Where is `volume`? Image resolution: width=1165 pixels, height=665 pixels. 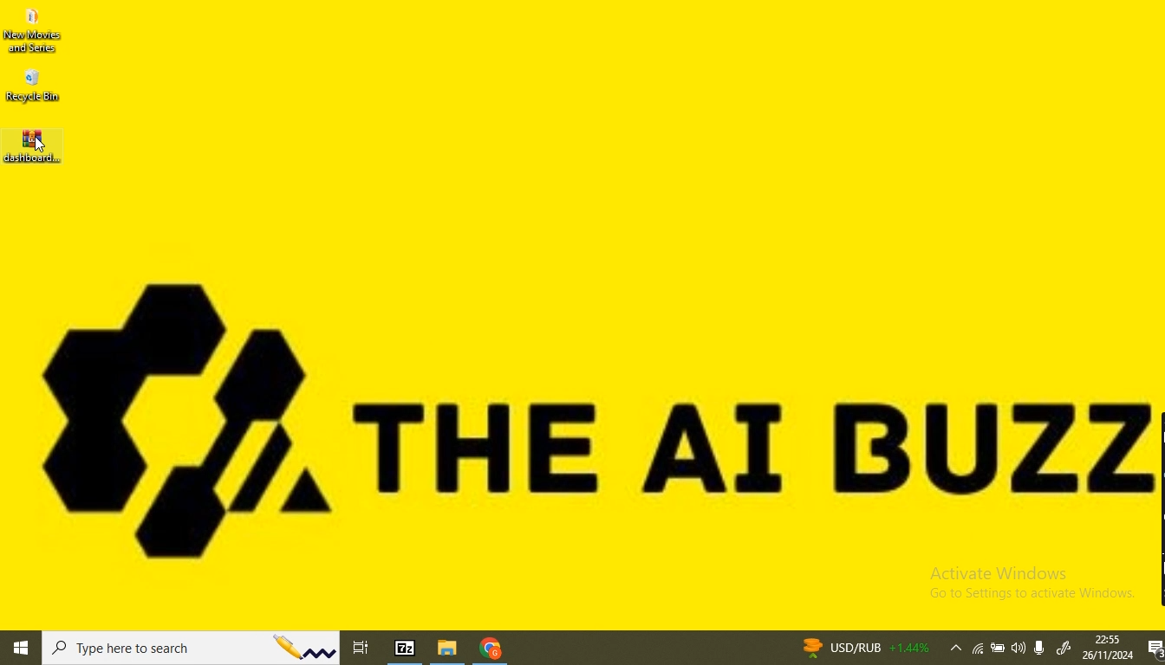
volume is located at coordinates (1019, 648).